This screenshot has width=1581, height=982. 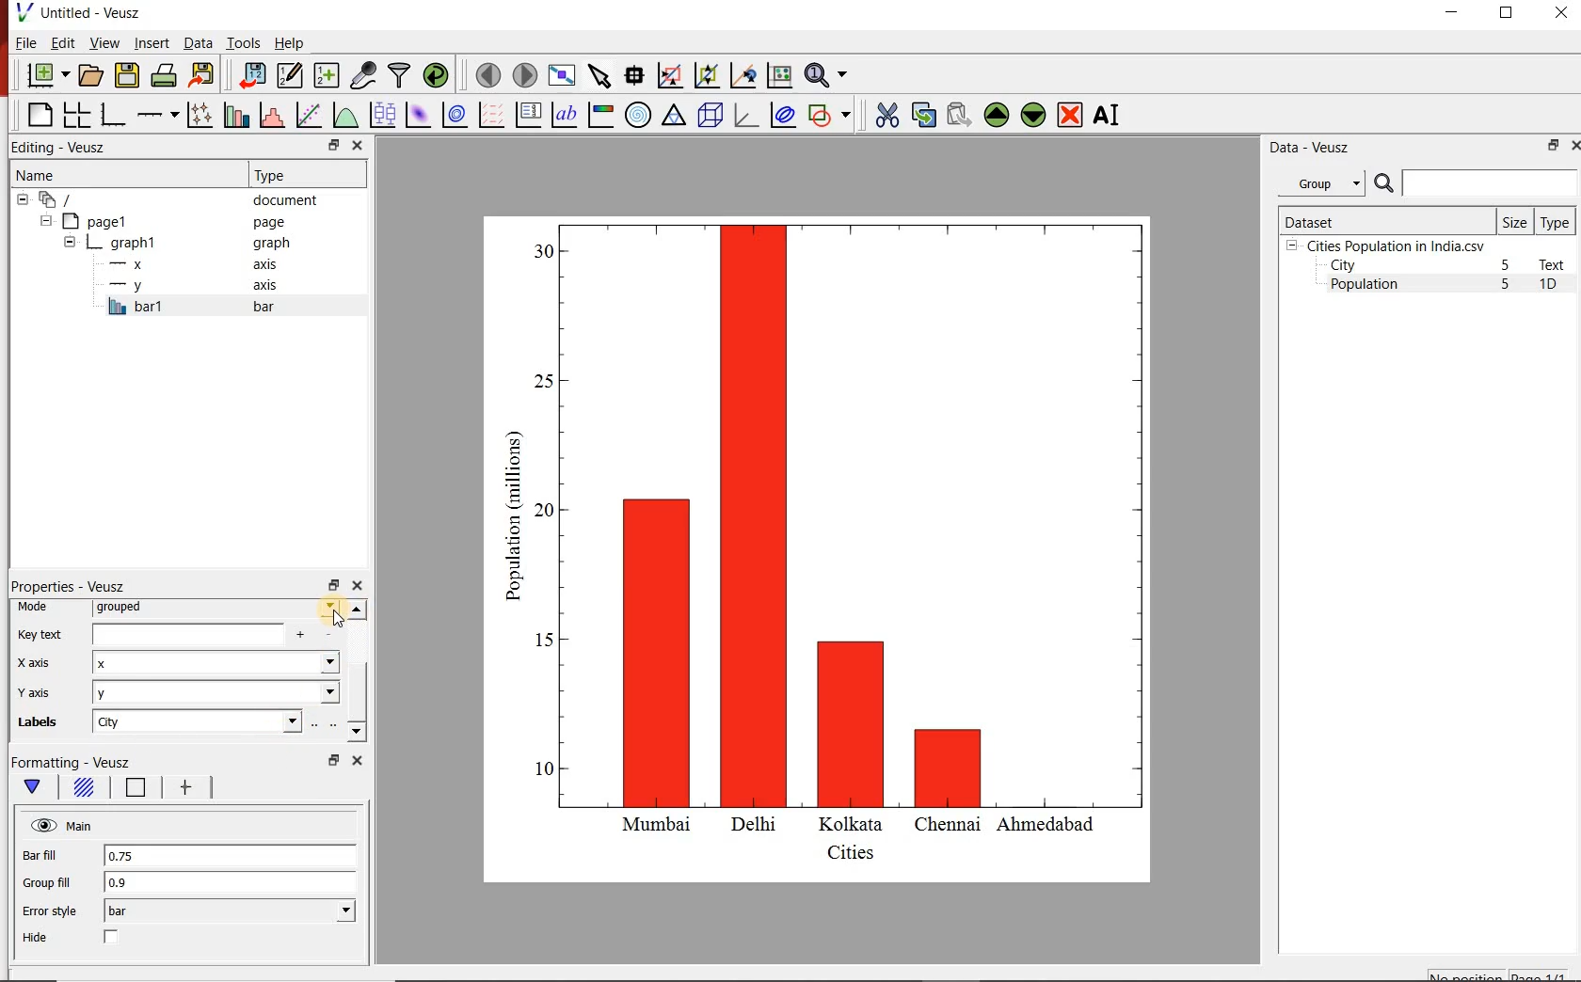 What do you see at coordinates (830, 114) in the screenshot?
I see `add a shape to the plot` at bounding box center [830, 114].